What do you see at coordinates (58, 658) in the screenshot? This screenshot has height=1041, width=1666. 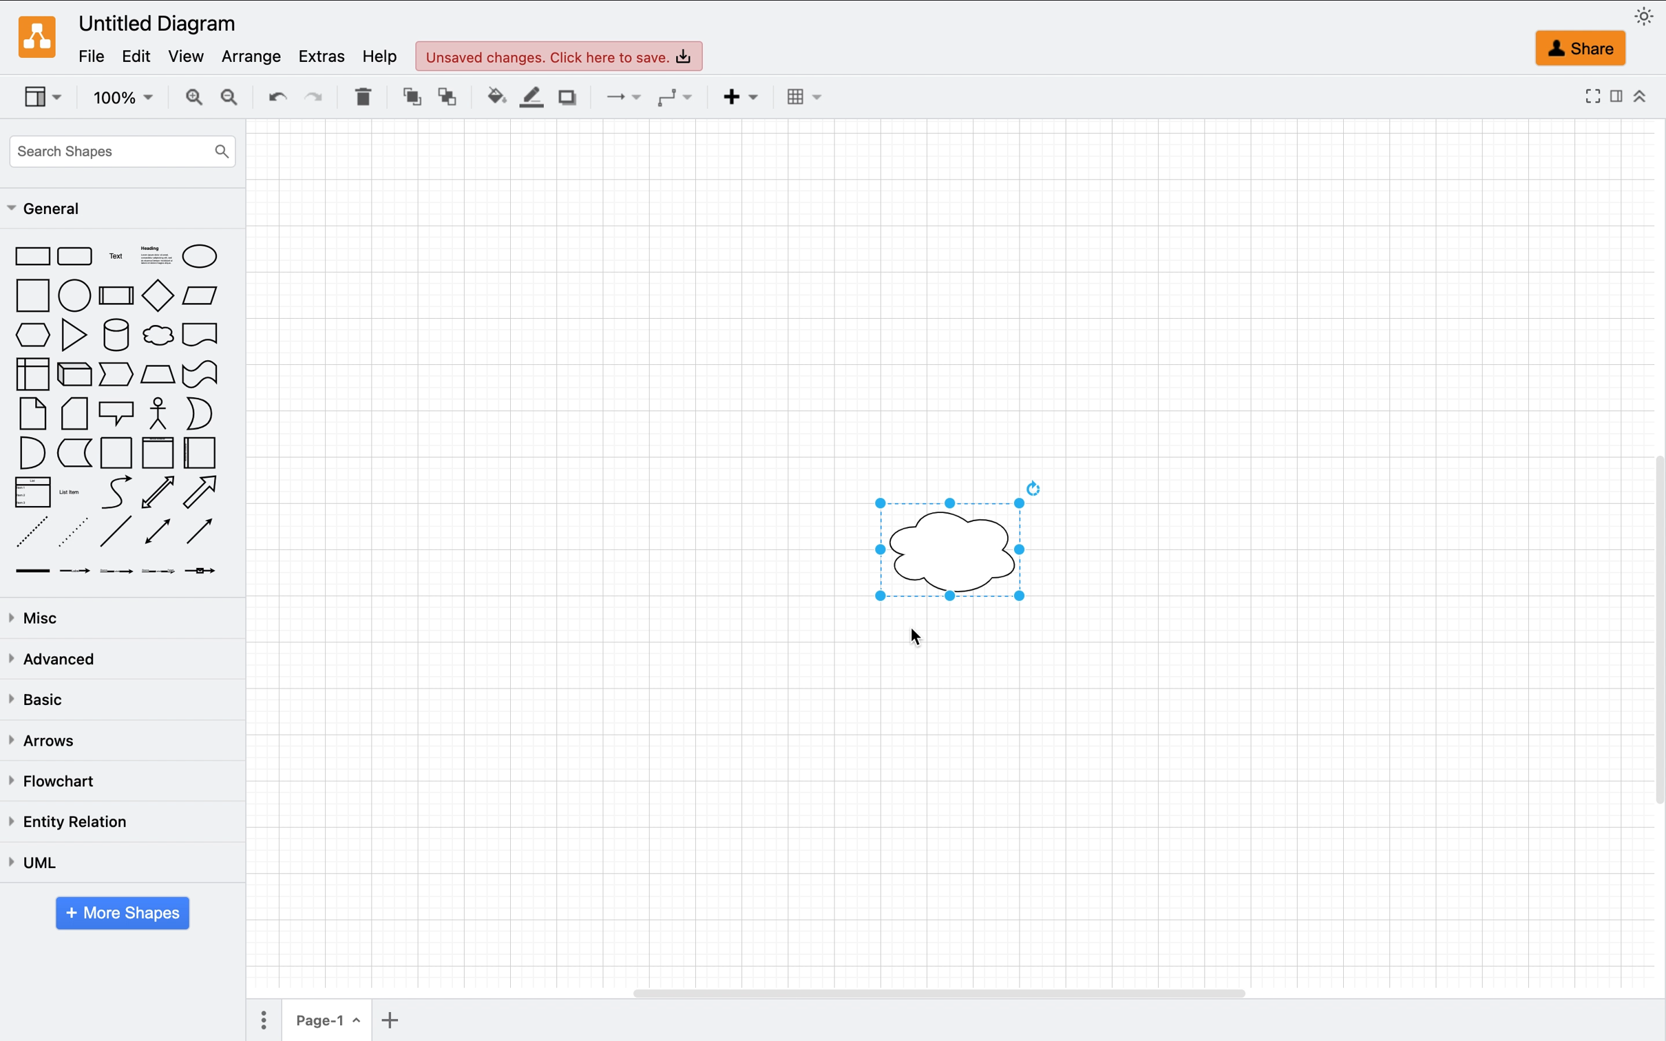 I see `advanced` at bounding box center [58, 658].